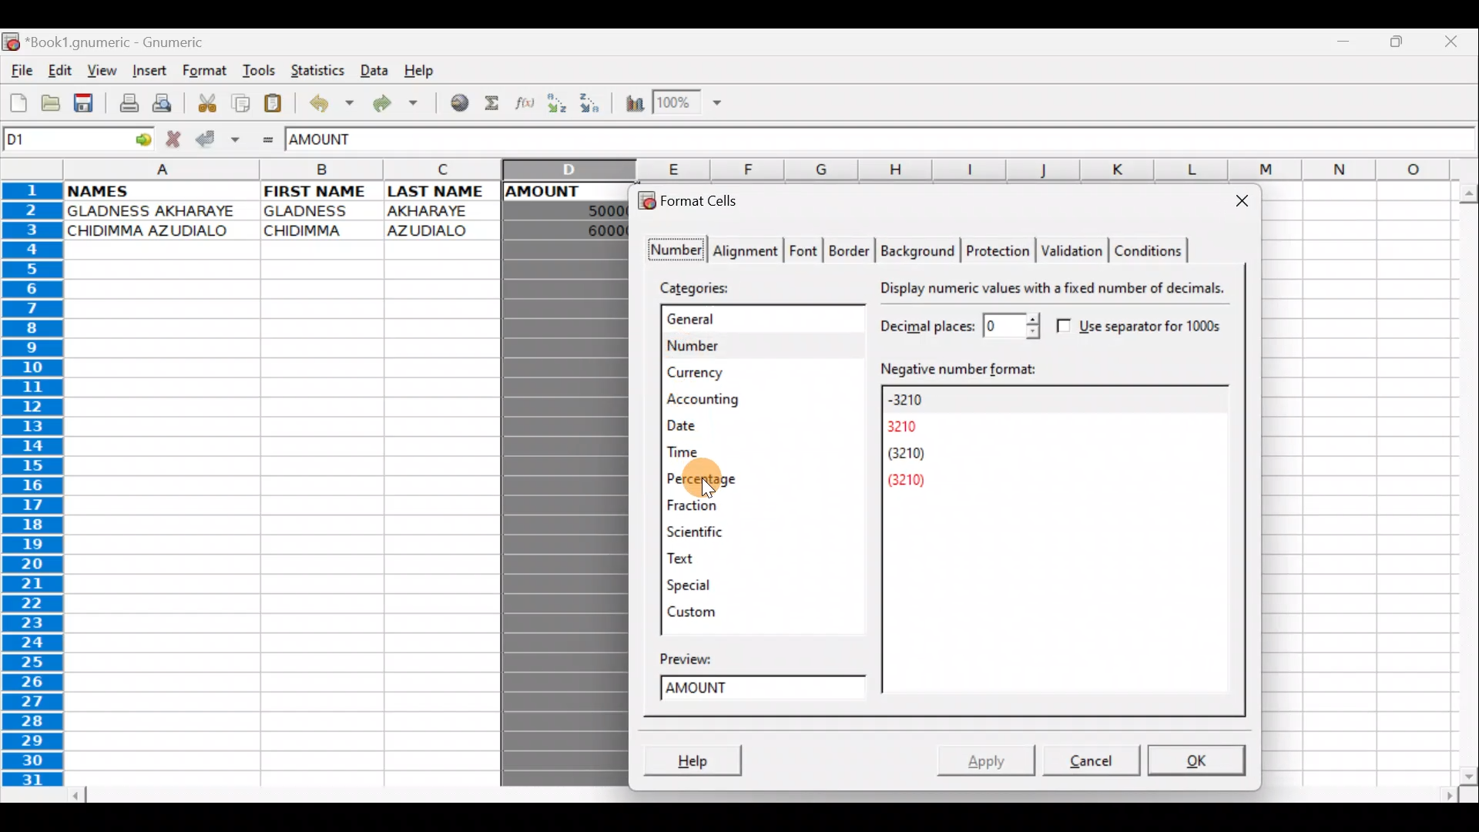 Image resolution: width=1479 pixels, height=832 pixels. What do you see at coordinates (327, 102) in the screenshot?
I see `Undo last action` at bounding box center [327, 102].